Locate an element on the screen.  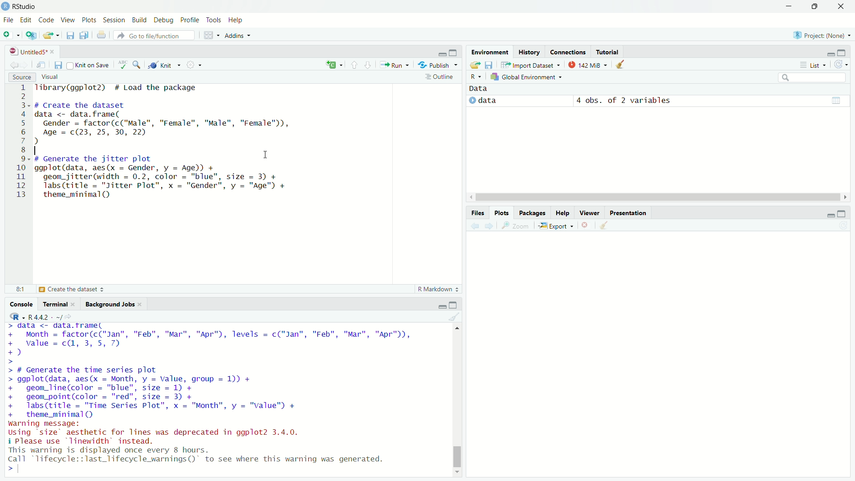
maximize is located at coordinates (456, 304).